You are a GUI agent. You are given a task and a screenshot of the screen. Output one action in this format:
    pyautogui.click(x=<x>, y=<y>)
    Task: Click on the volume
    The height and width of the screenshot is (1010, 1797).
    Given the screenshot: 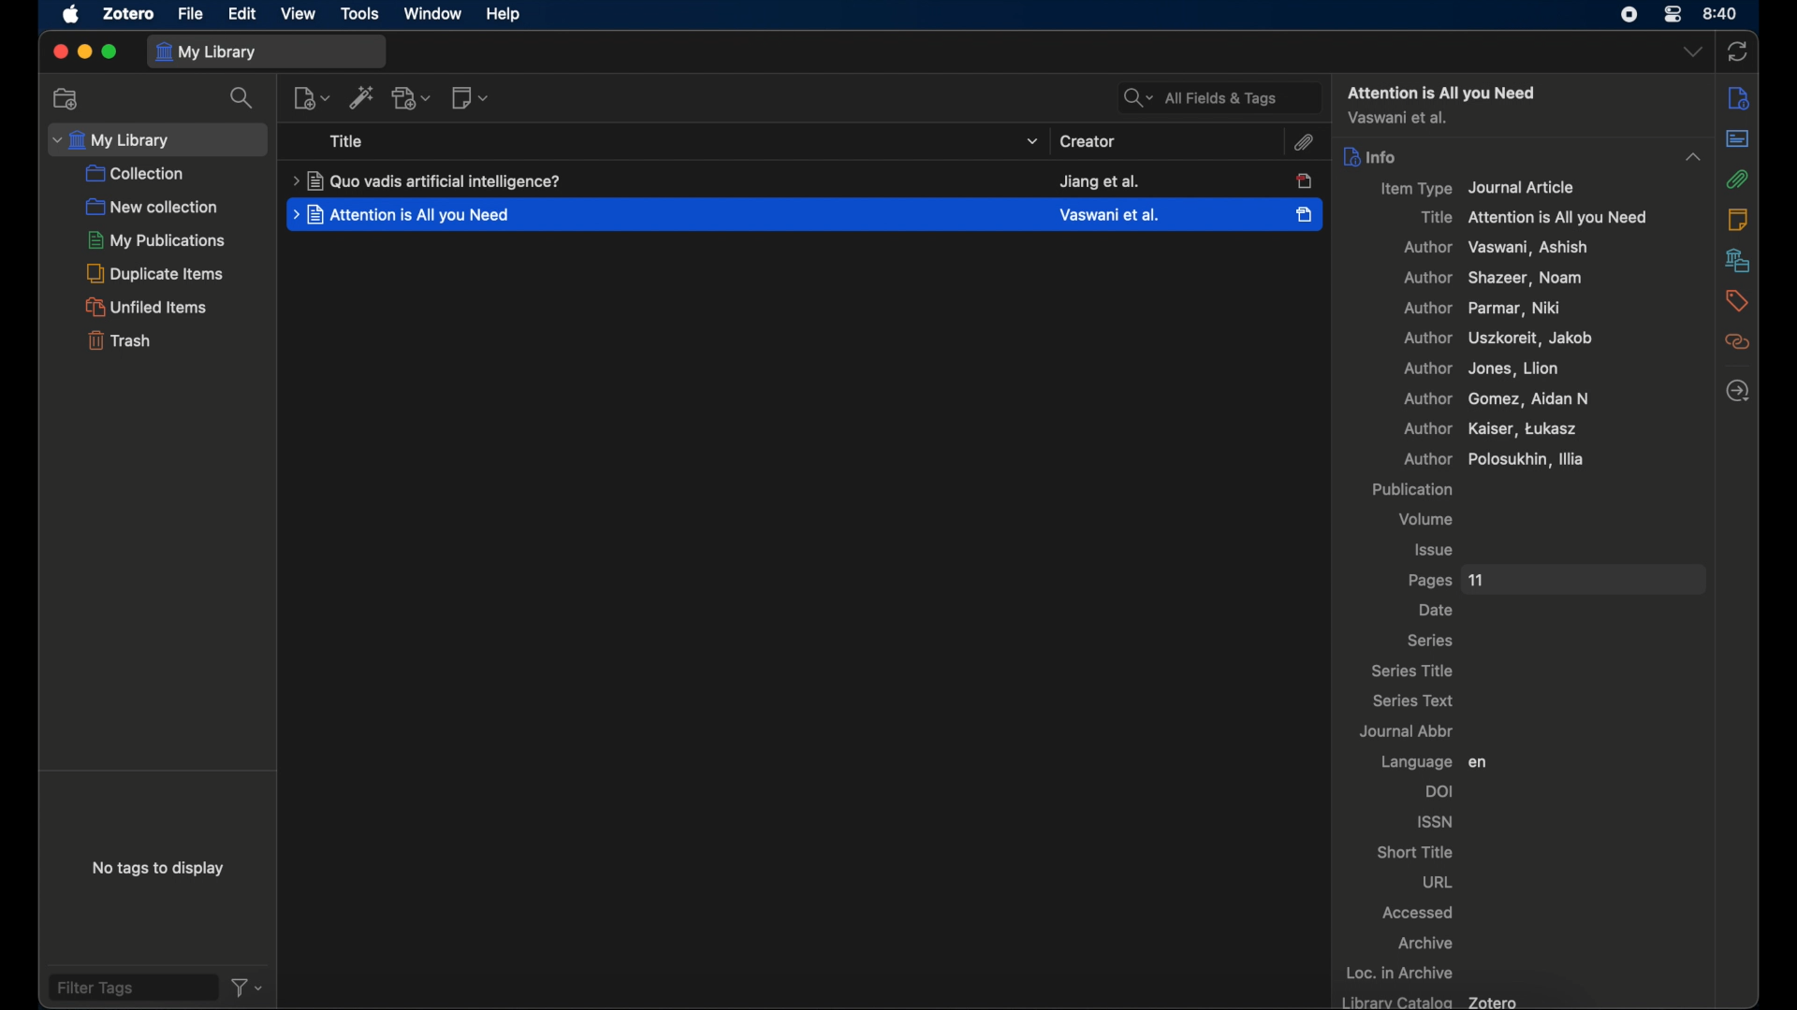 What is the action you would take?
    pyautogui.click(x=1429, y=519)
    